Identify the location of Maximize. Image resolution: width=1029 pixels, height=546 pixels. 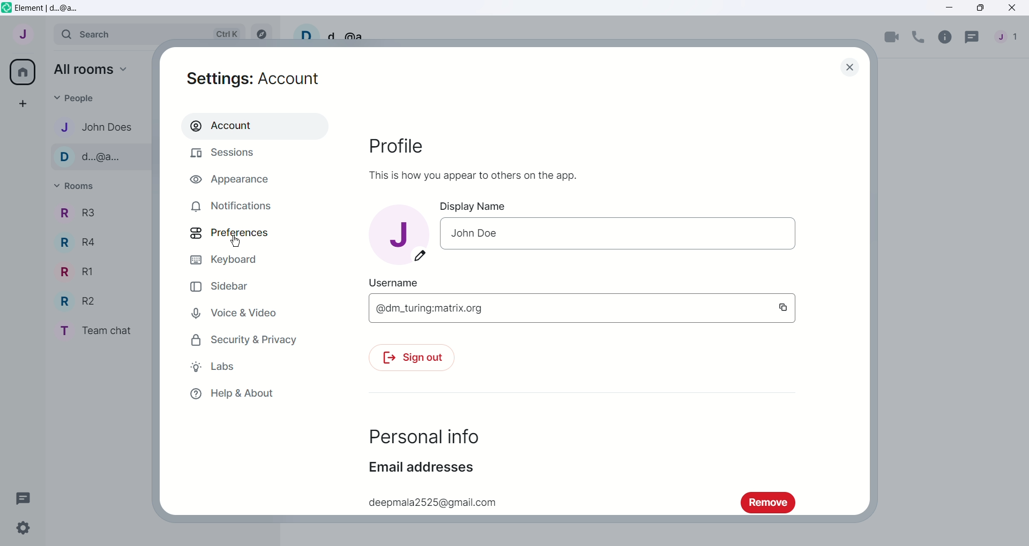
(982, 7).